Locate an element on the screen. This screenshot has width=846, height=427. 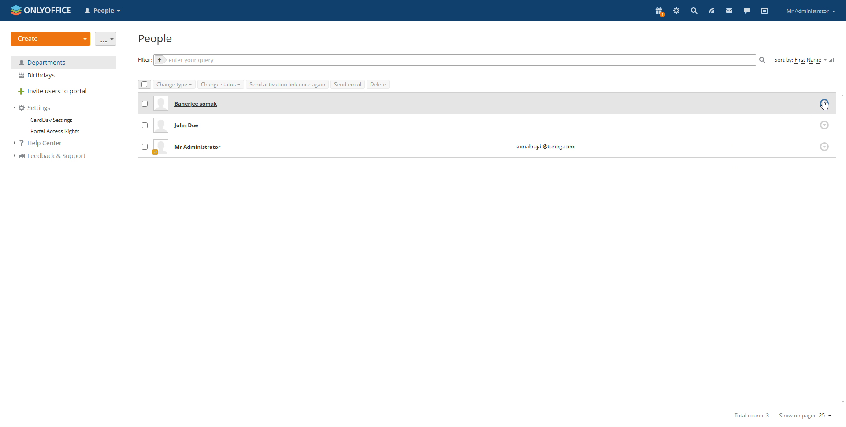
total count is located at coordinates (750, 416).